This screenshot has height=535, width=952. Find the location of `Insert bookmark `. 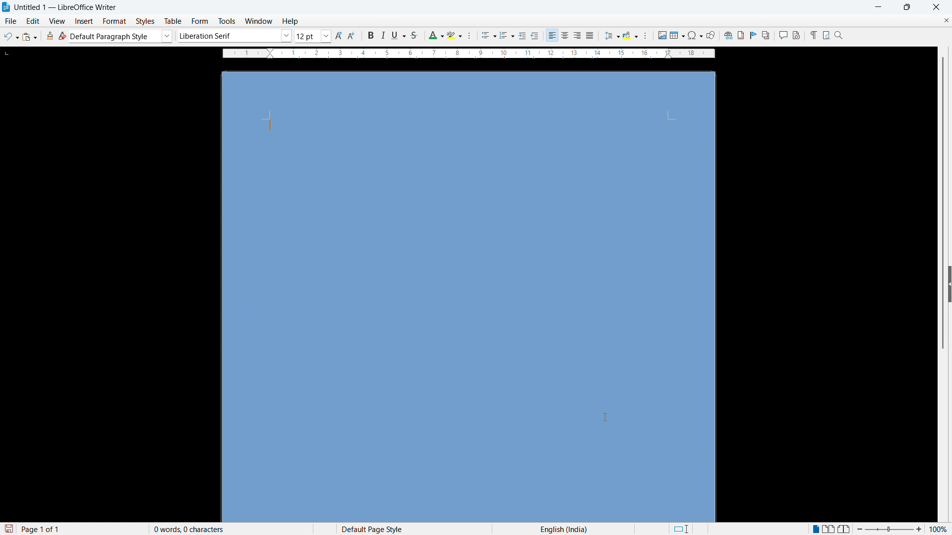

Insert bookmark  is located at coordinates (754, 35).